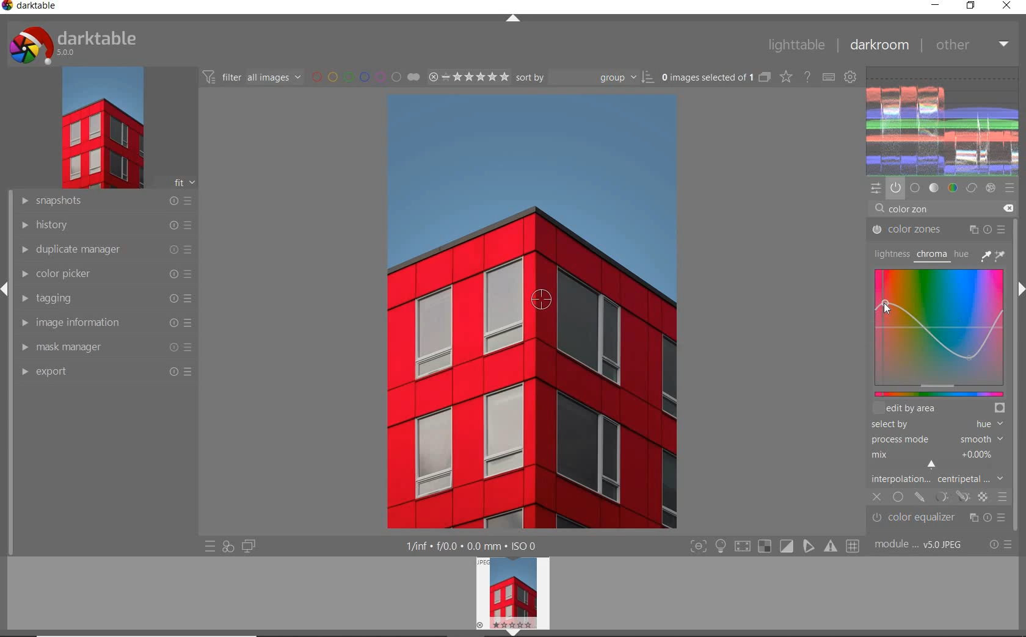  I want to click on filter all images, so click(253, 77).